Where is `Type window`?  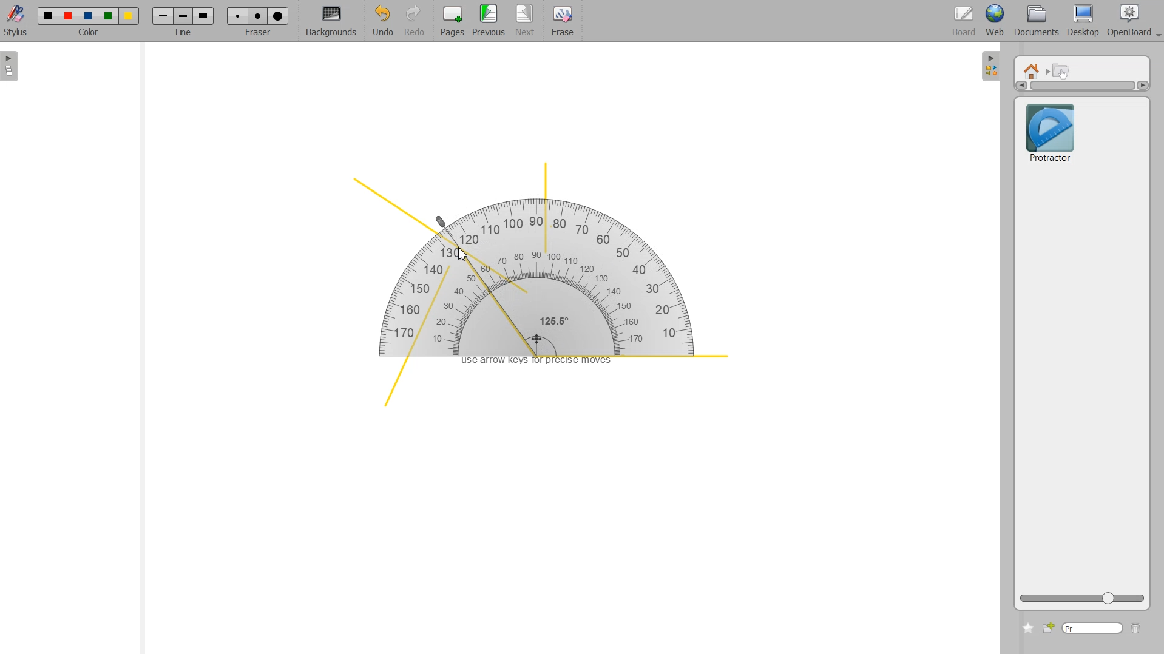
Type window is located at coordinates (1092, 629).